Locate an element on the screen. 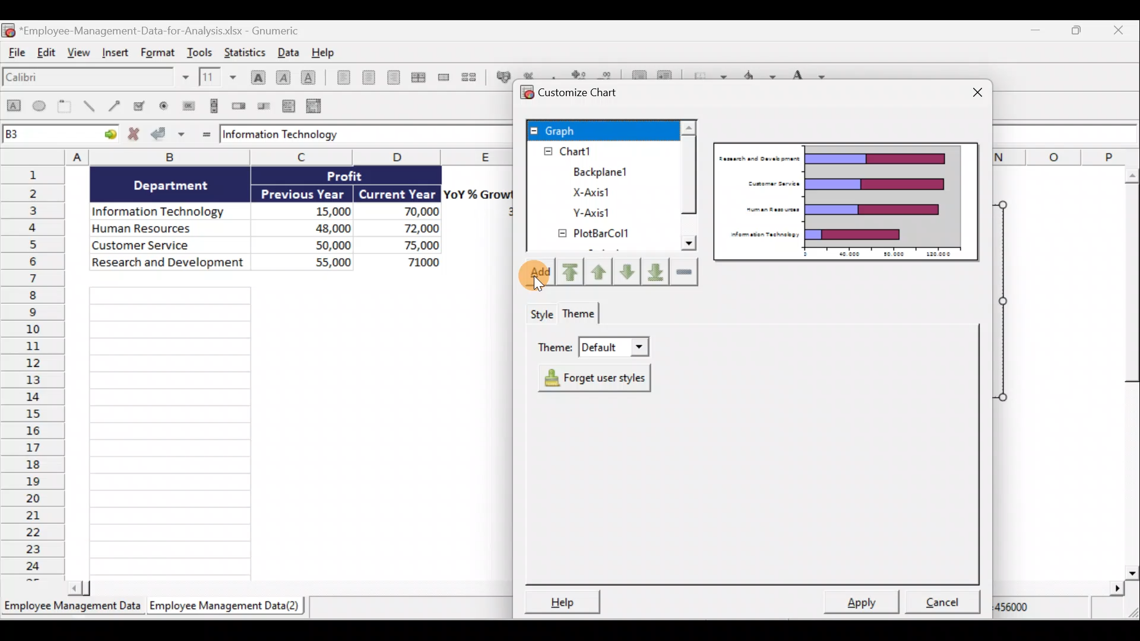 This screenshot has height=641, width=1140. Format the selection as accounting is located at coordinates (501, 75).